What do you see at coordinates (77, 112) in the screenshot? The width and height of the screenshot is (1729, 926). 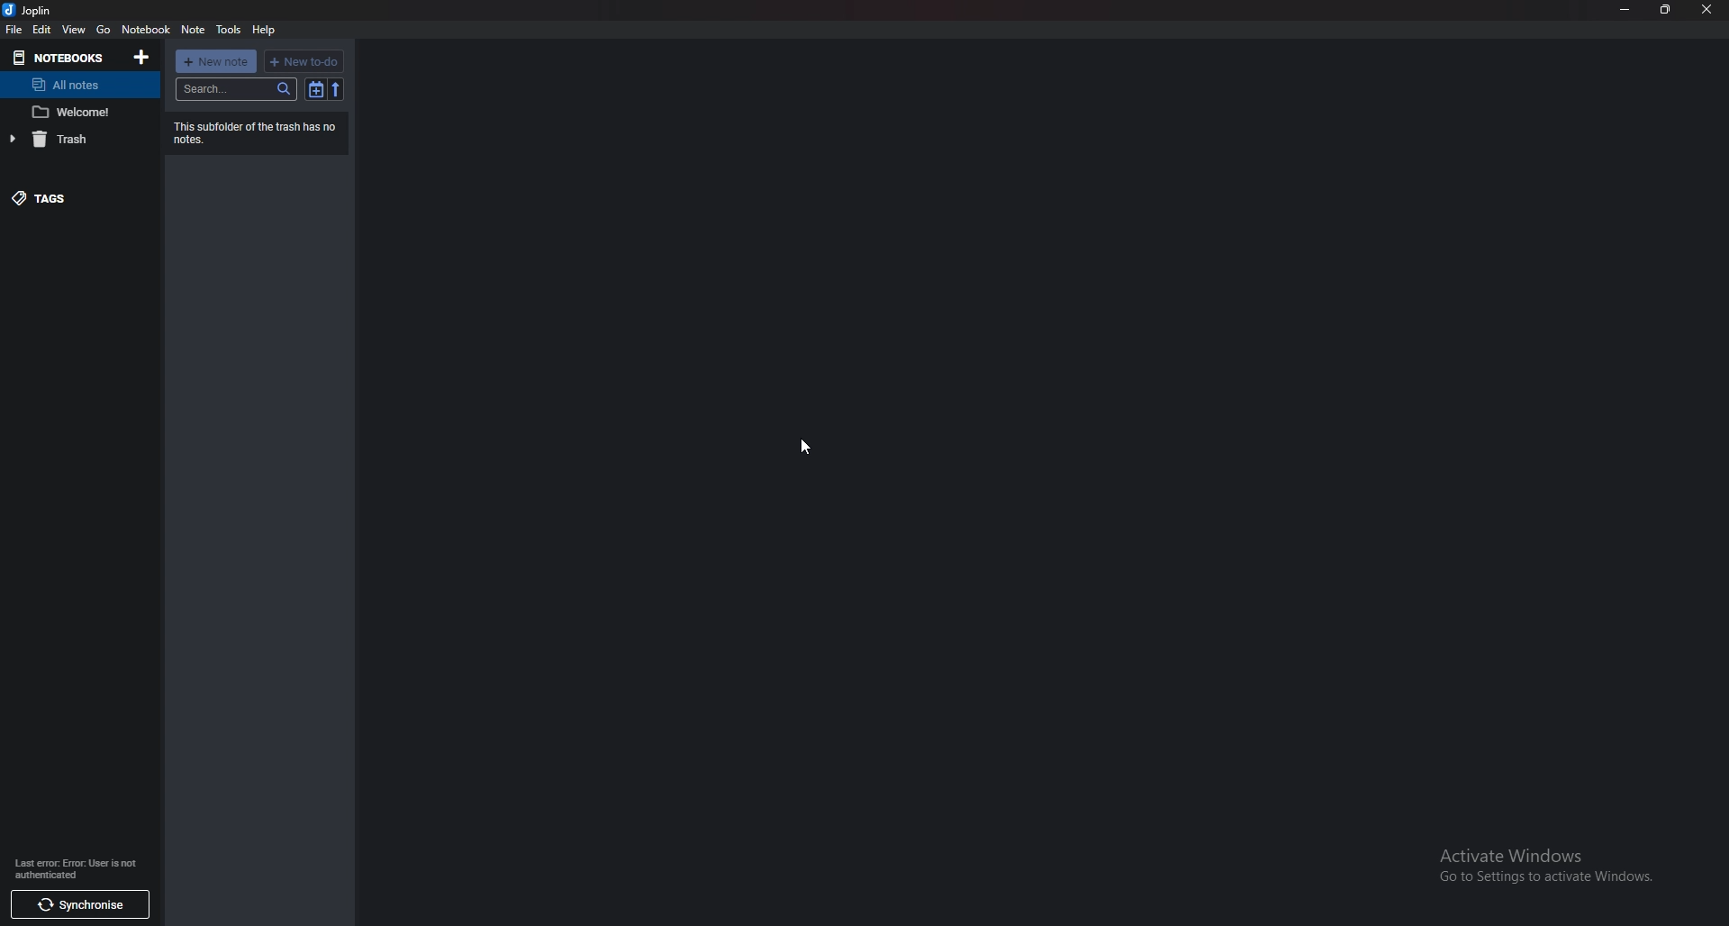 I see `Note` at bounding box center [77, 112].